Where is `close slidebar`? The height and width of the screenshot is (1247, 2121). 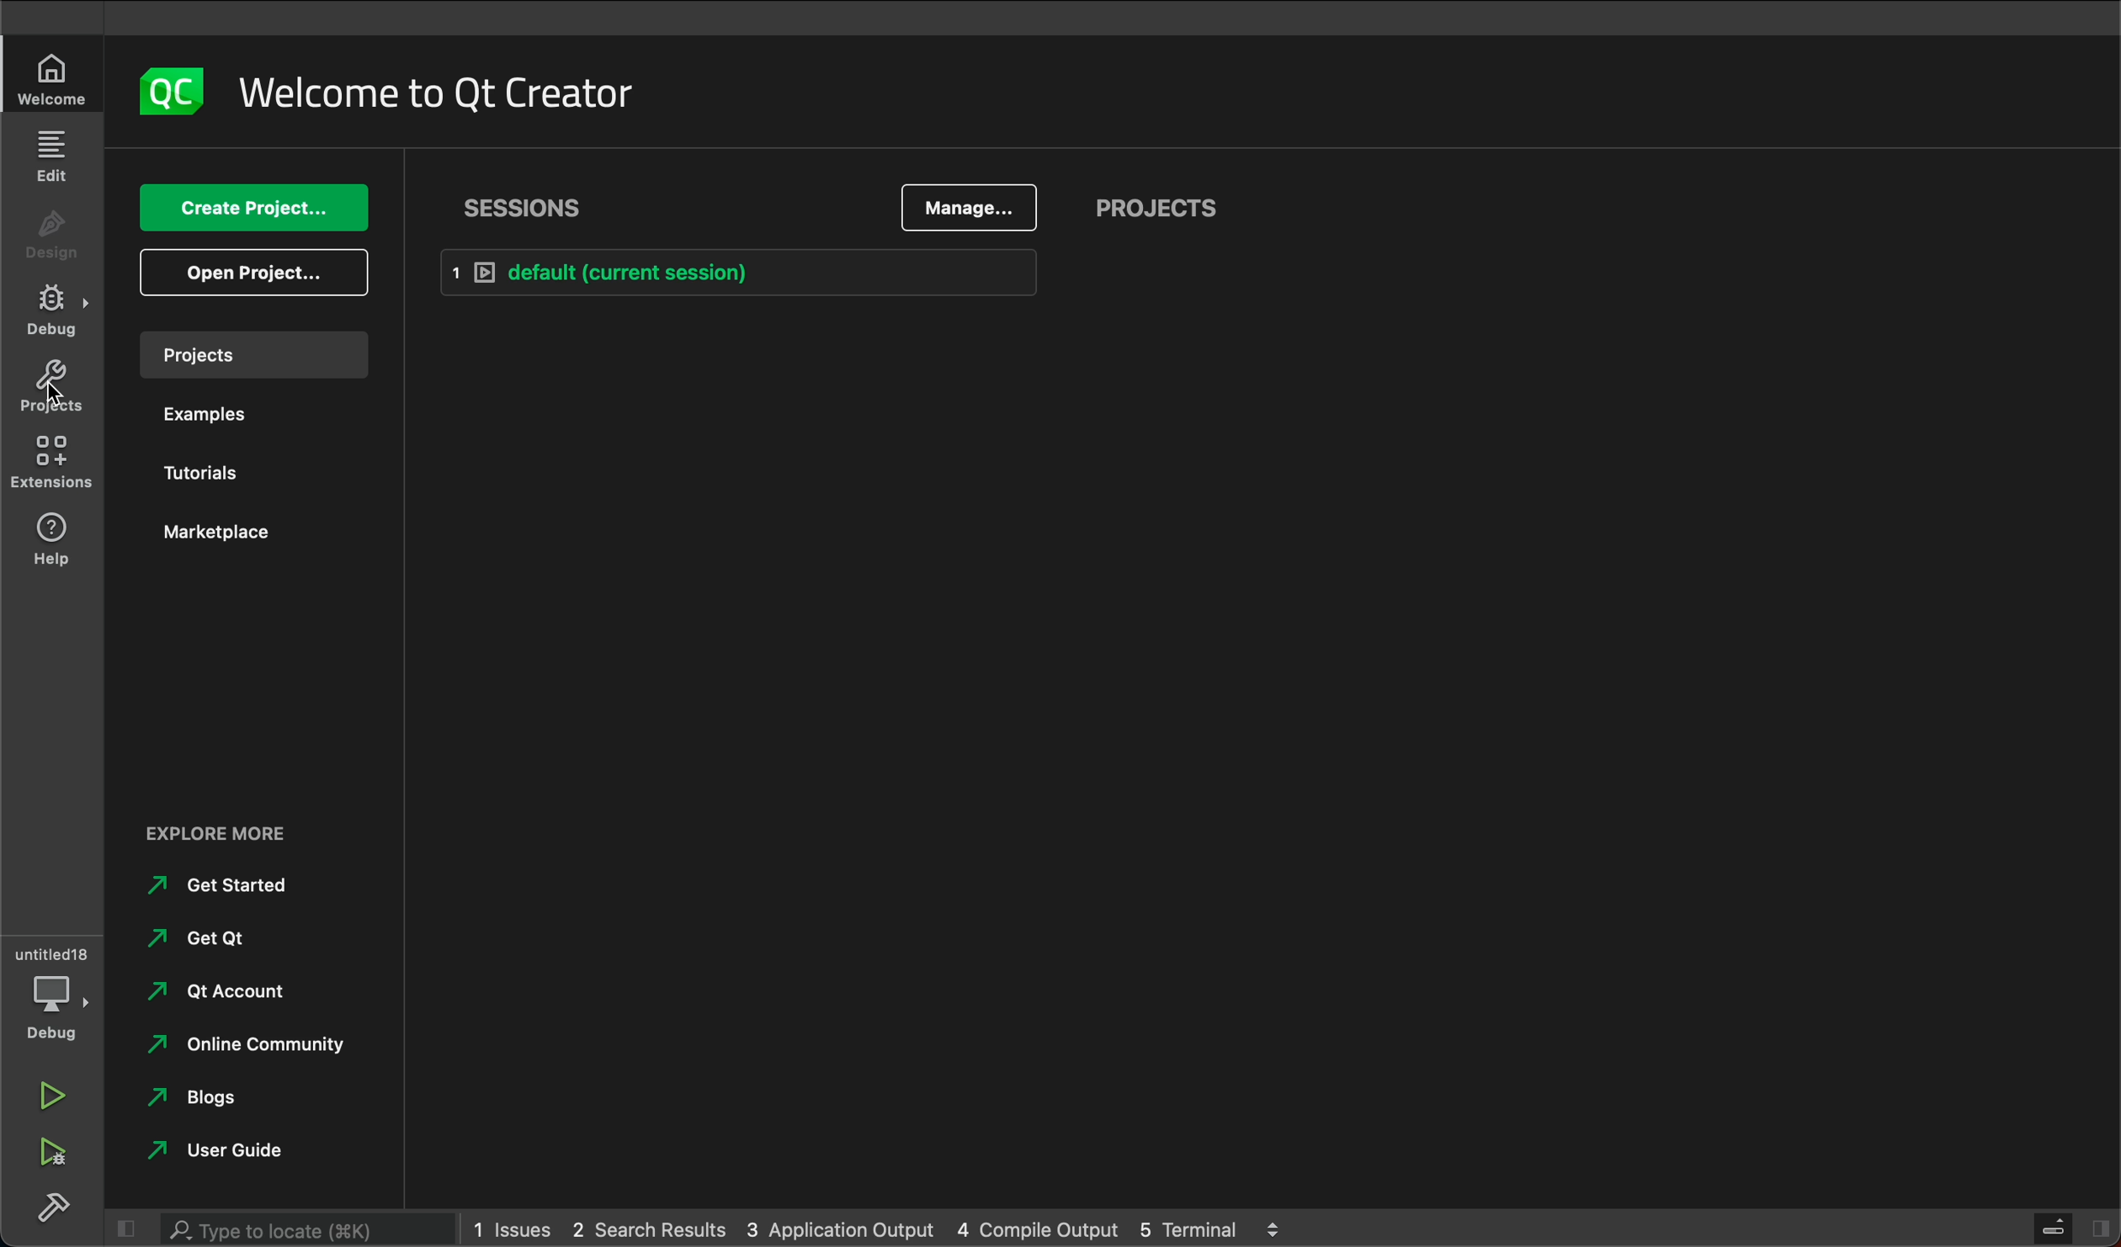
close slidebar is located at coordinates (131, 1228).